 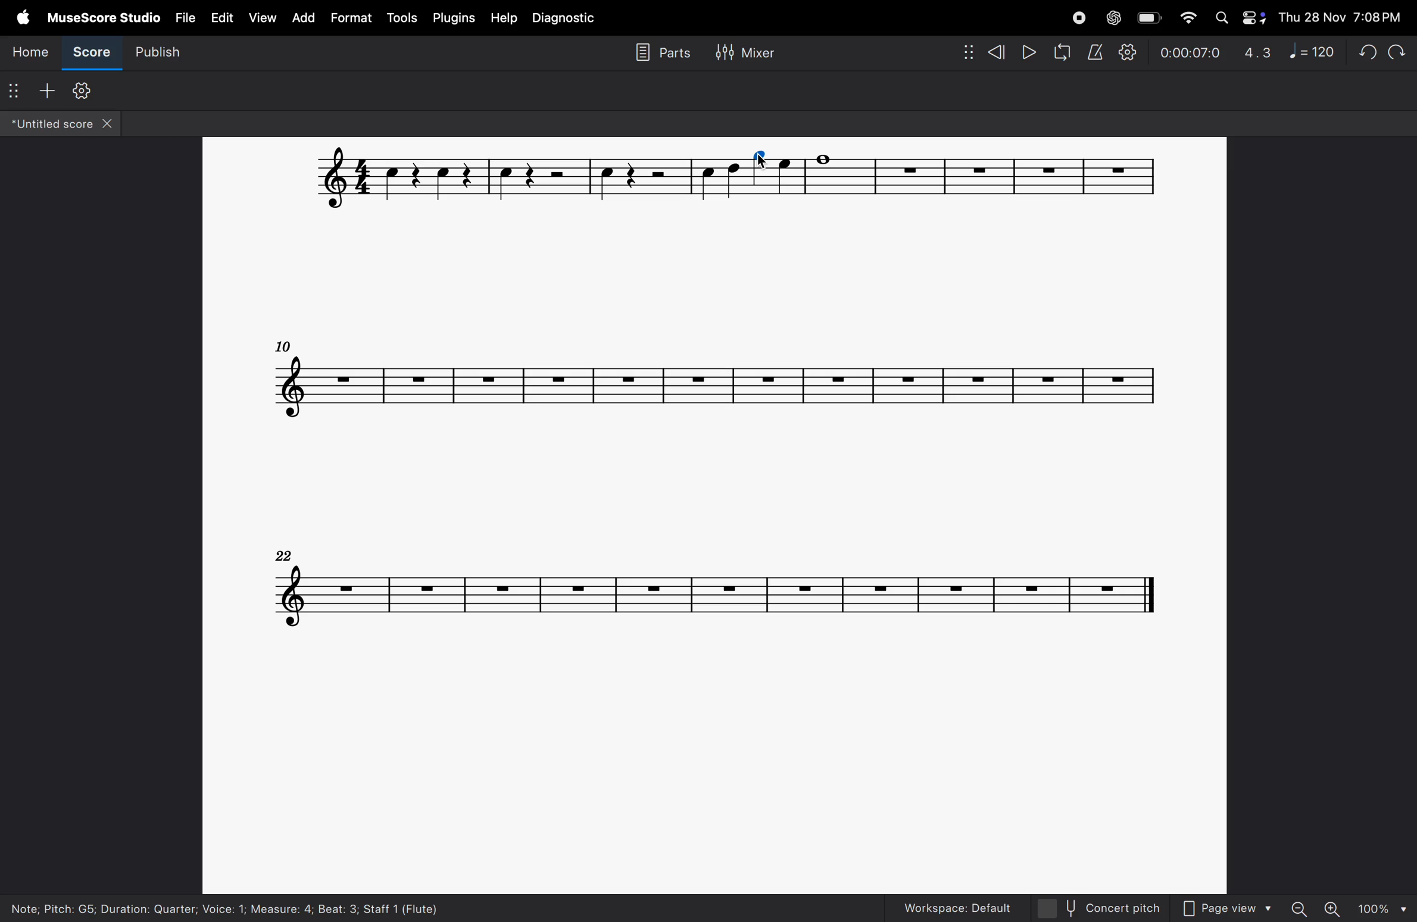 I want to click on Note; Pitch: G5; Duration: Quarter; Voice: 1; Measure: 4; Beat: 3; Staff 1 (Flute), so click(x=226, y=908).